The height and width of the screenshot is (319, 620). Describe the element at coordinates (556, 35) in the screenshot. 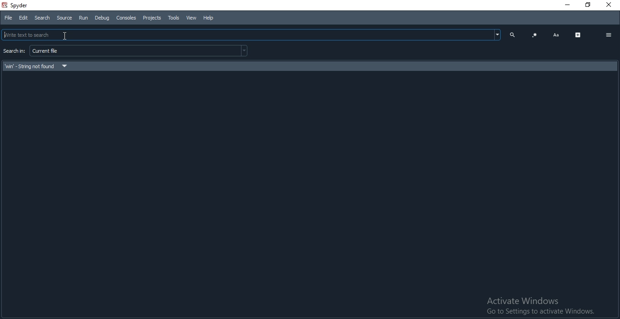

I see `font` at that location.